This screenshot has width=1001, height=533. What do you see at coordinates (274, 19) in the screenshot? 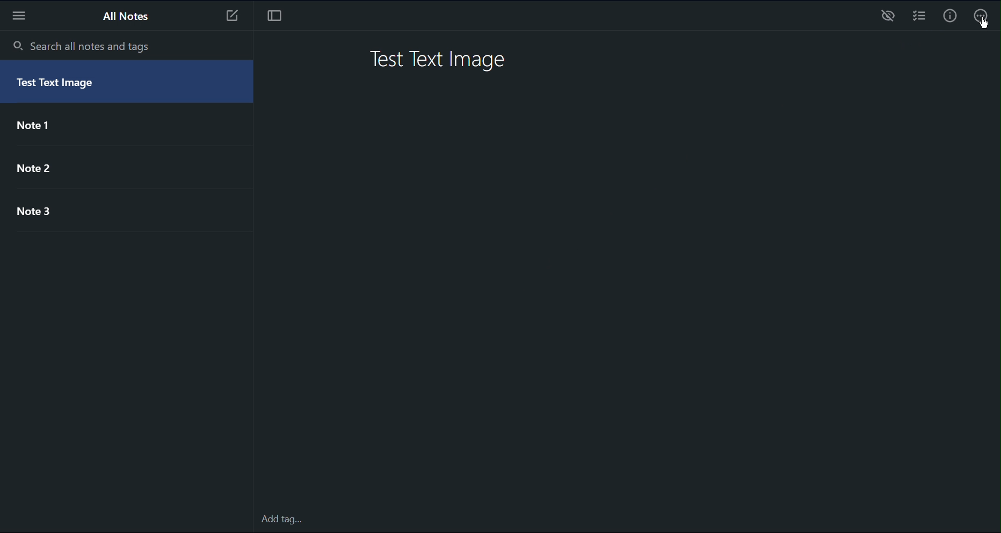
I see `Focus Mode` at bounding box center [274, 19].